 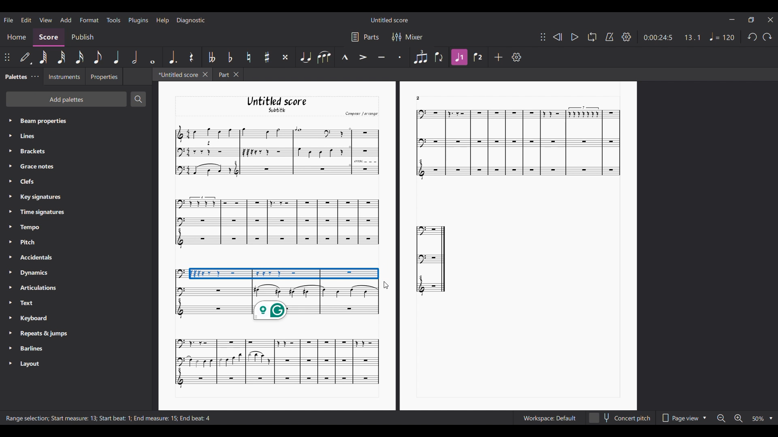 What do you see at coordinates (15, 76) in the screenshot?
I see `Palettes ` at bounding box center [15, 76].